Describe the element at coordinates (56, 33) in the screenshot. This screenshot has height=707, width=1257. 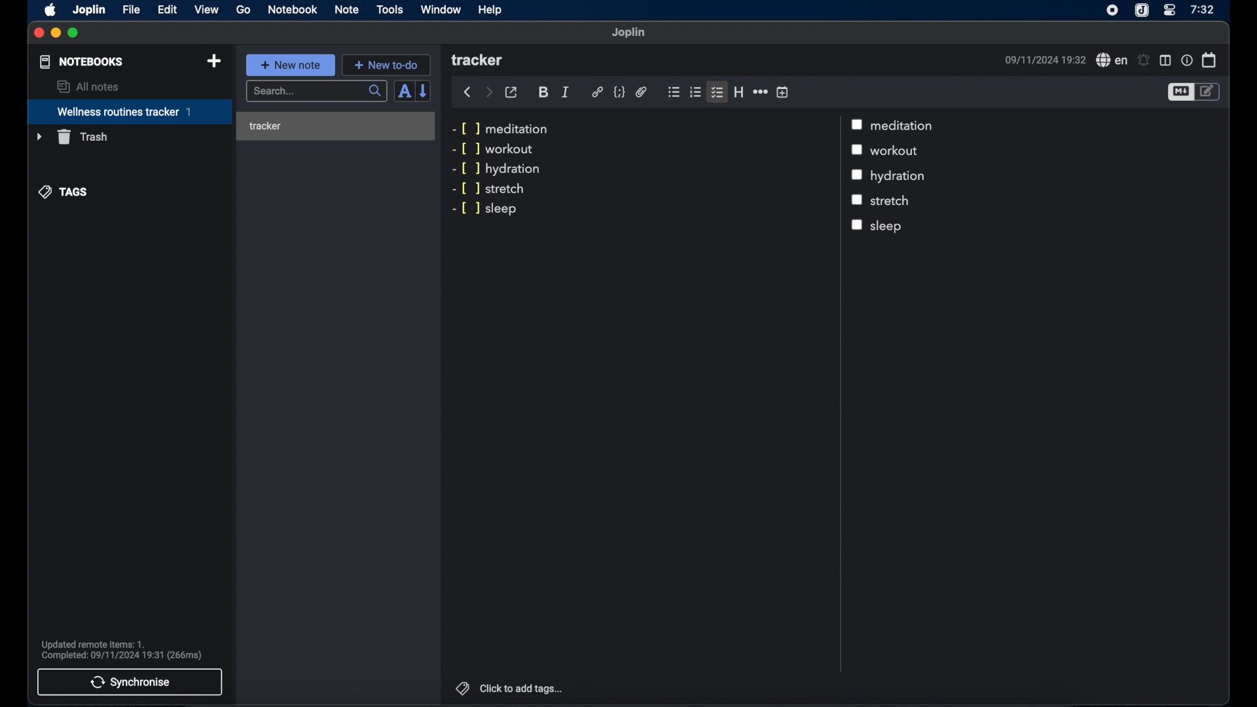
I see `minimize` at that location.